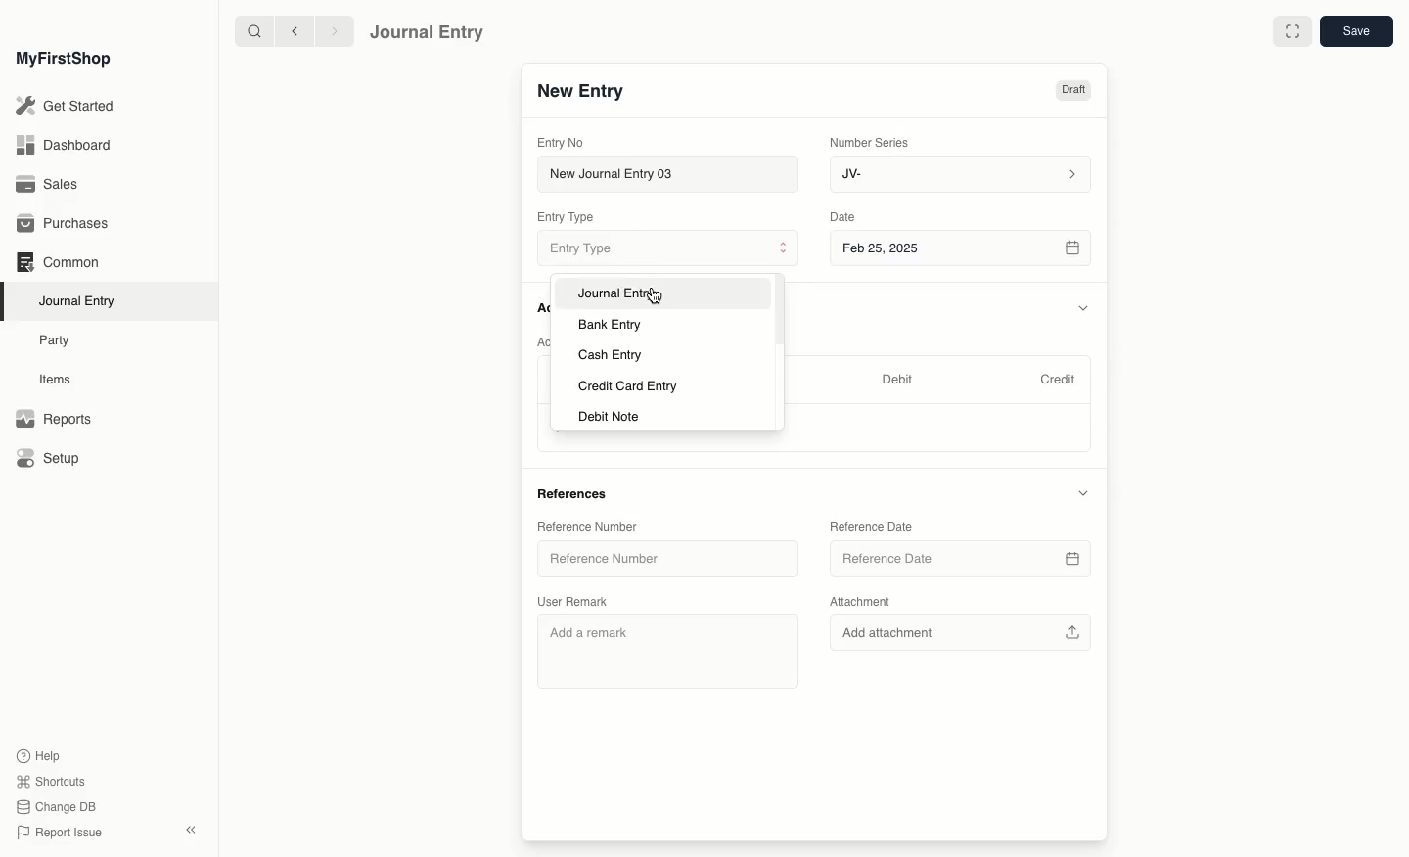 The image size is (1409, 857). What do you see at coordinates (897, 379) in the screenshot?
I see `Debit` at bounding box center [897, 379].